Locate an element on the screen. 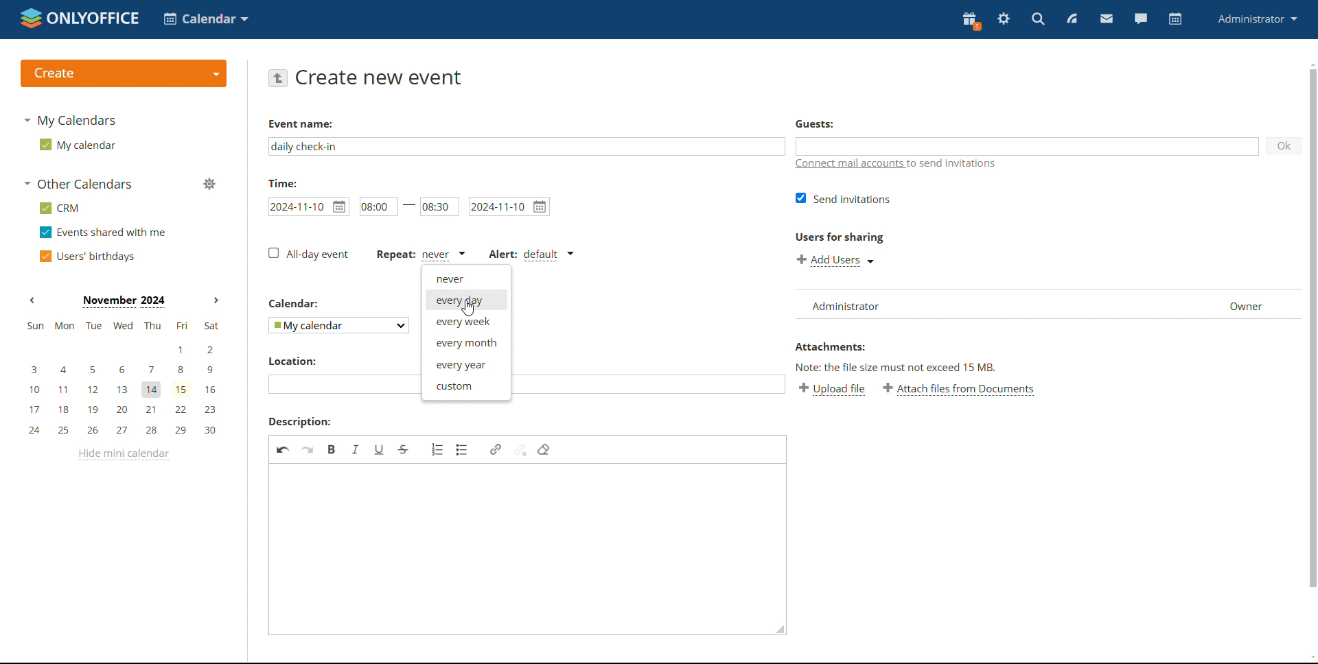  strikethrough is located at coordinates (404, 449).